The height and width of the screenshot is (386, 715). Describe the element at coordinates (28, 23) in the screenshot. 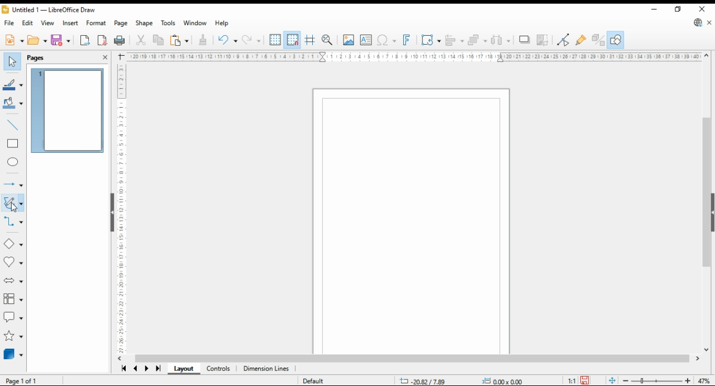

I see `edit` at that location.